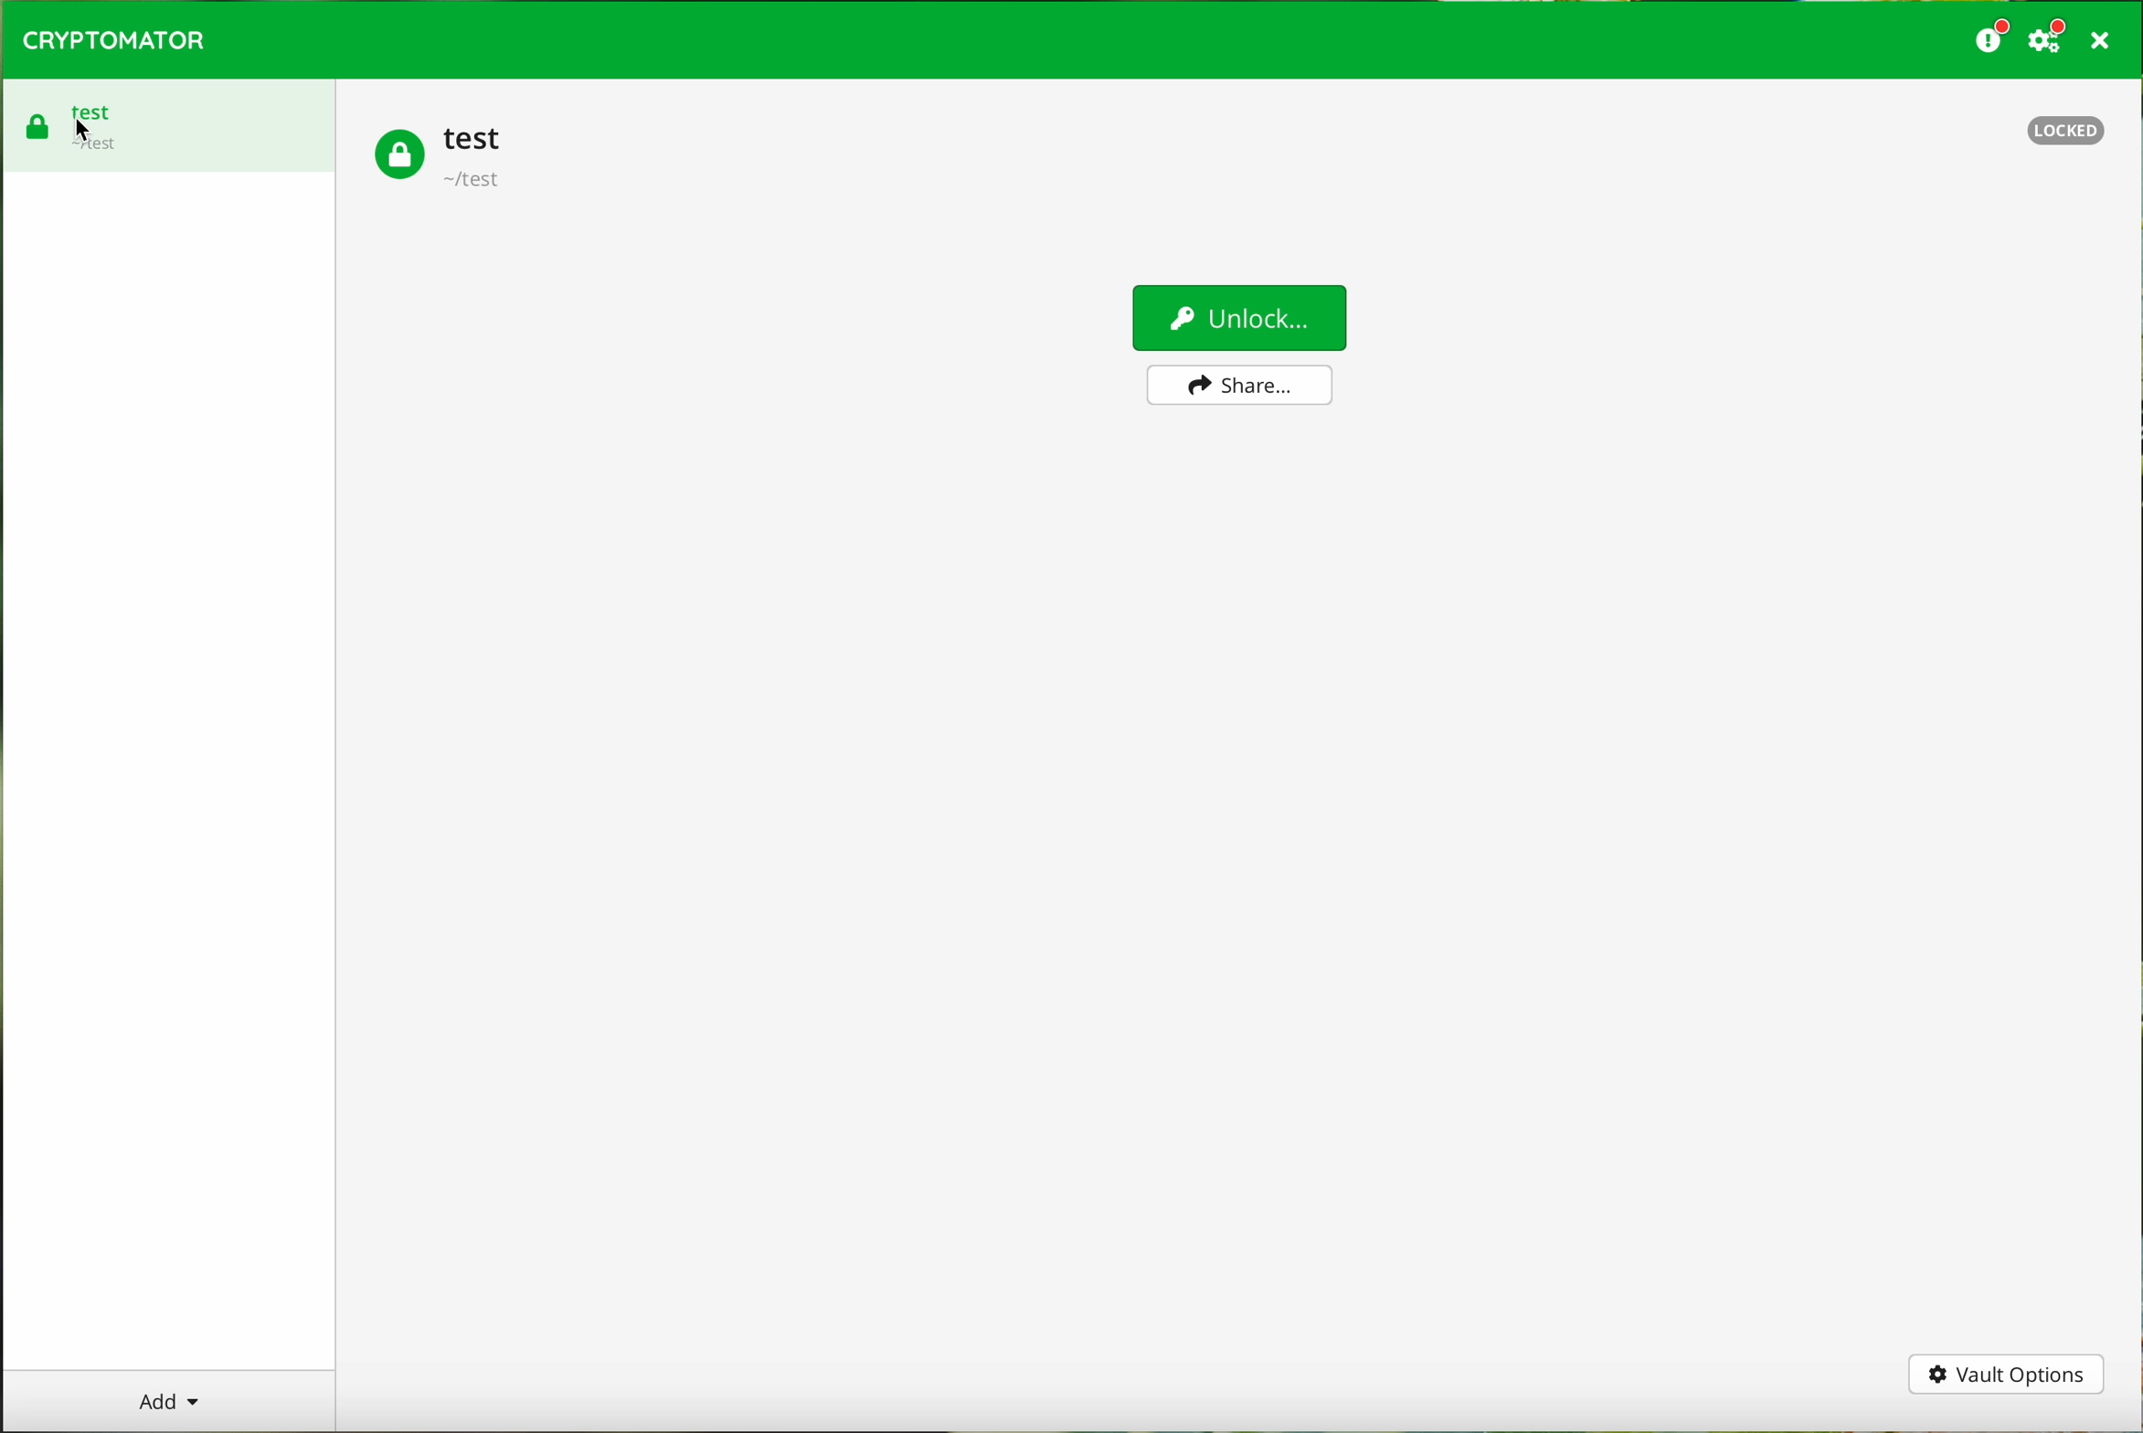 The width and height of the screenshot is (2143, 1433). I want to click on locked, so click(2060, 127).